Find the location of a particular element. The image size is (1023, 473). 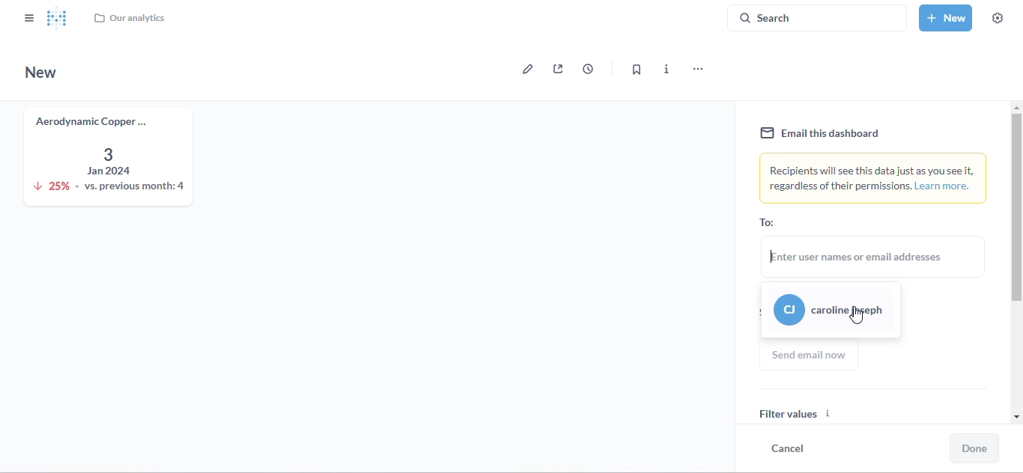

more info is located at coordinates (667, 69).